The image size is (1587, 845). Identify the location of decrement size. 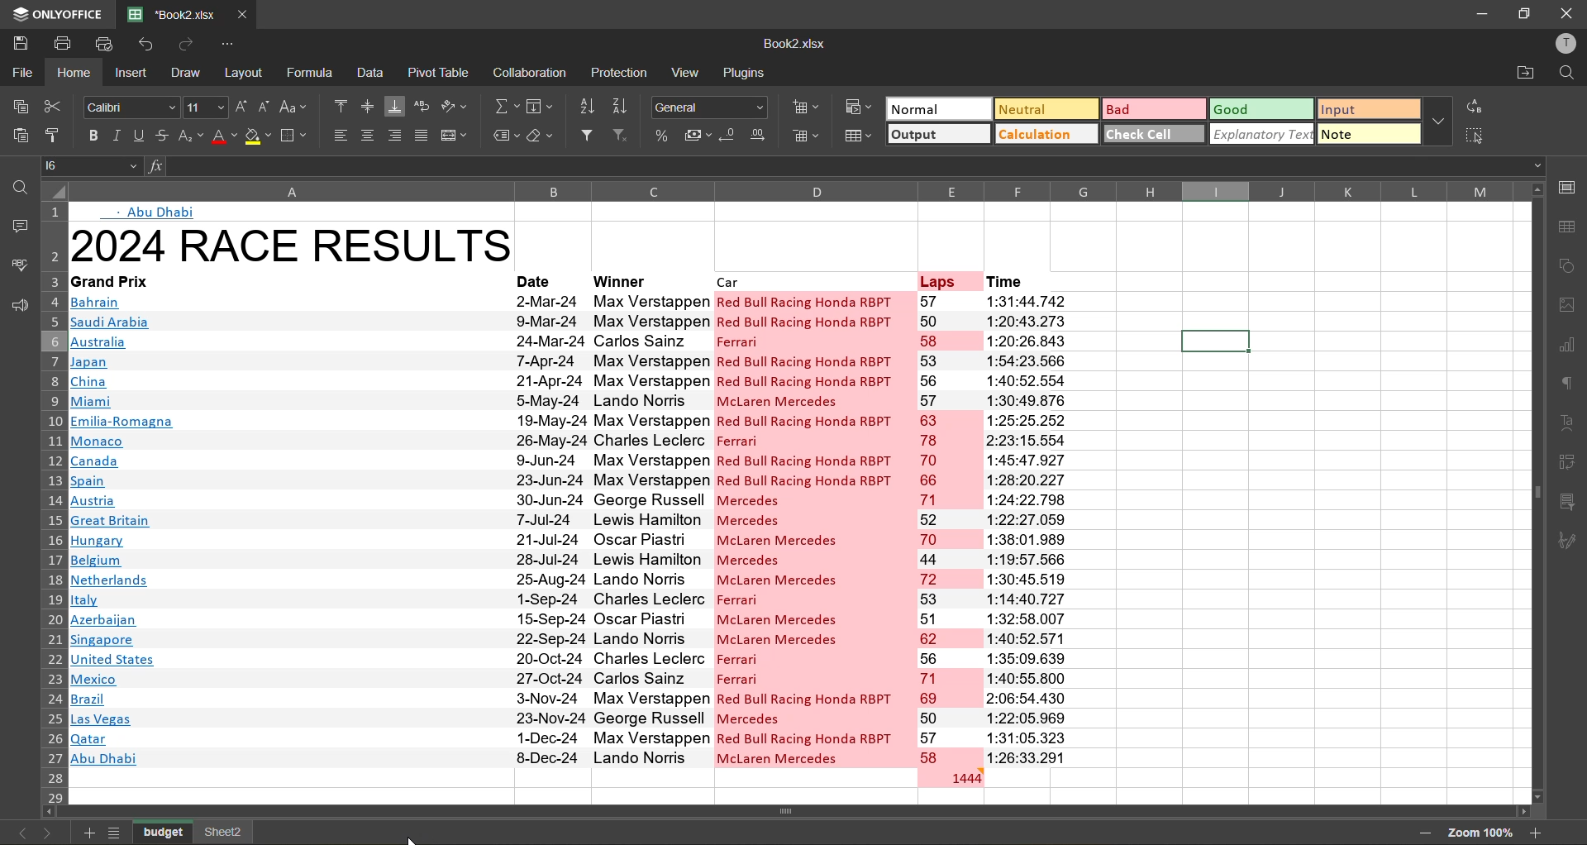
(267, 110).